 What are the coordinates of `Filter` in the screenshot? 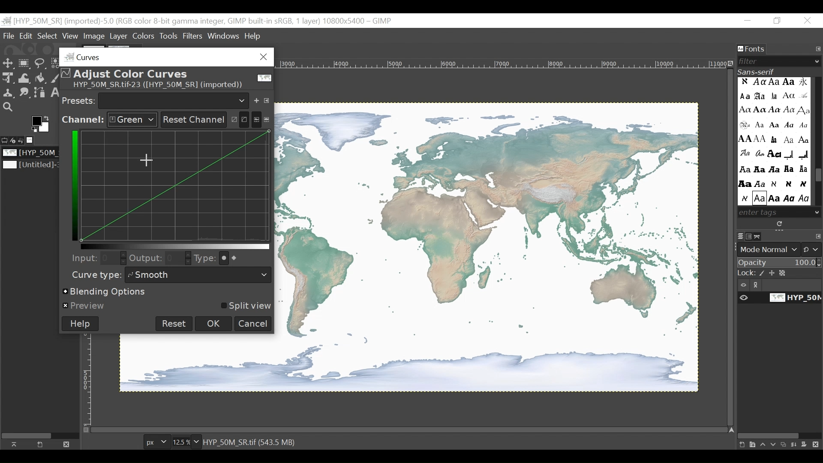 It's located at (776, 61).